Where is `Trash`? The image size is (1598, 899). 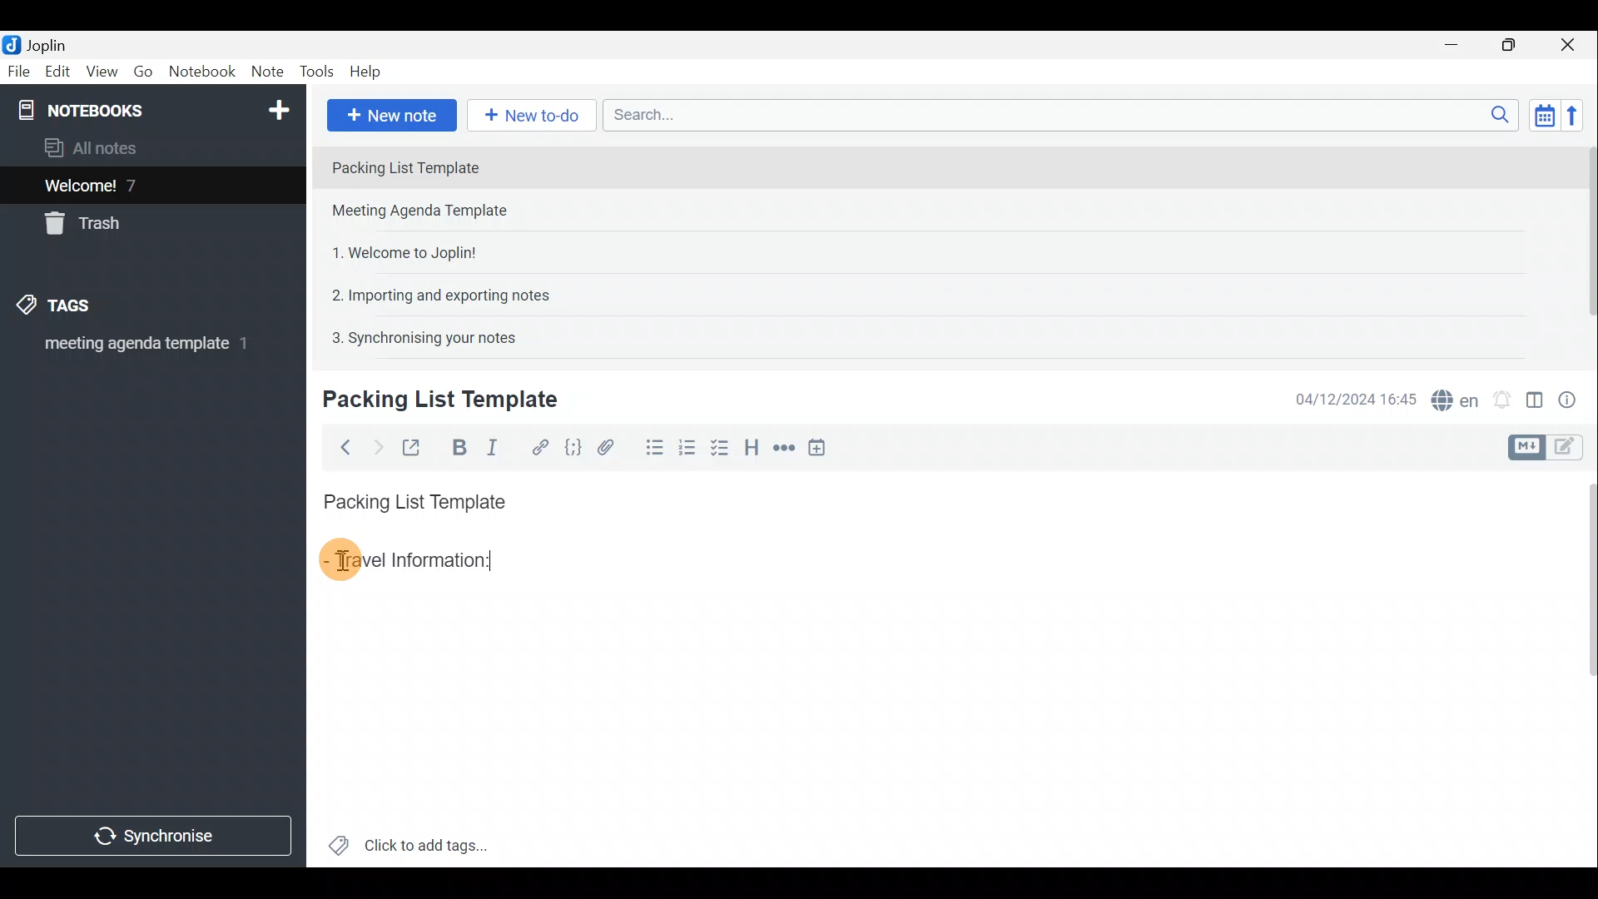 Trash is located at coordinates (89, 226).